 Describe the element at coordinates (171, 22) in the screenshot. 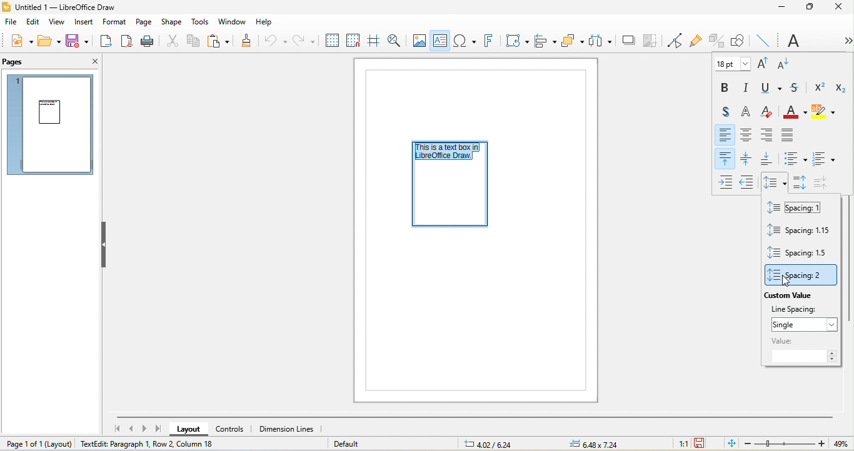

I see `shape` at that location.